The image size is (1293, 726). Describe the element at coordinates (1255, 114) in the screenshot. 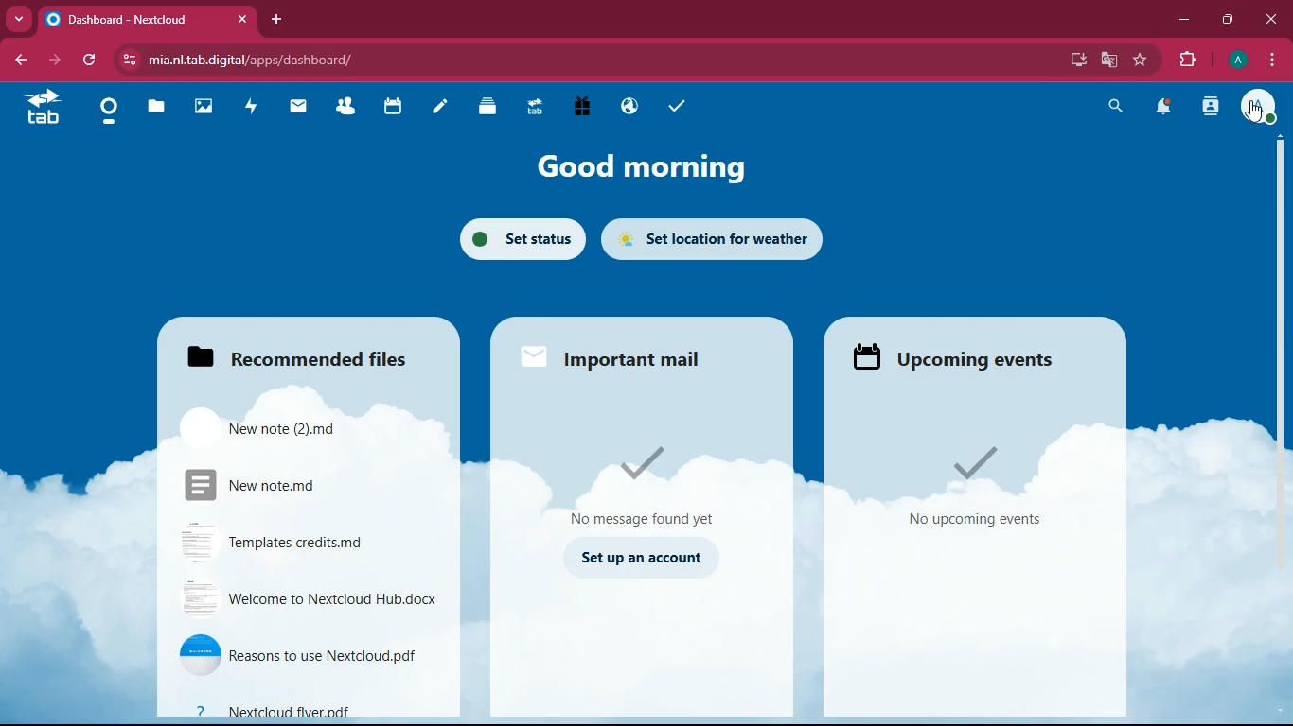

I see `cursor` at that location.